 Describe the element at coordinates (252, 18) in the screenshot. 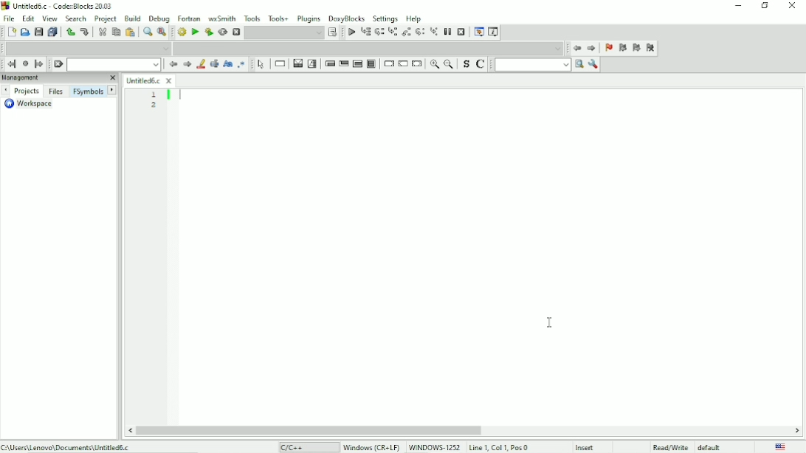

I see `Tools` at that location.